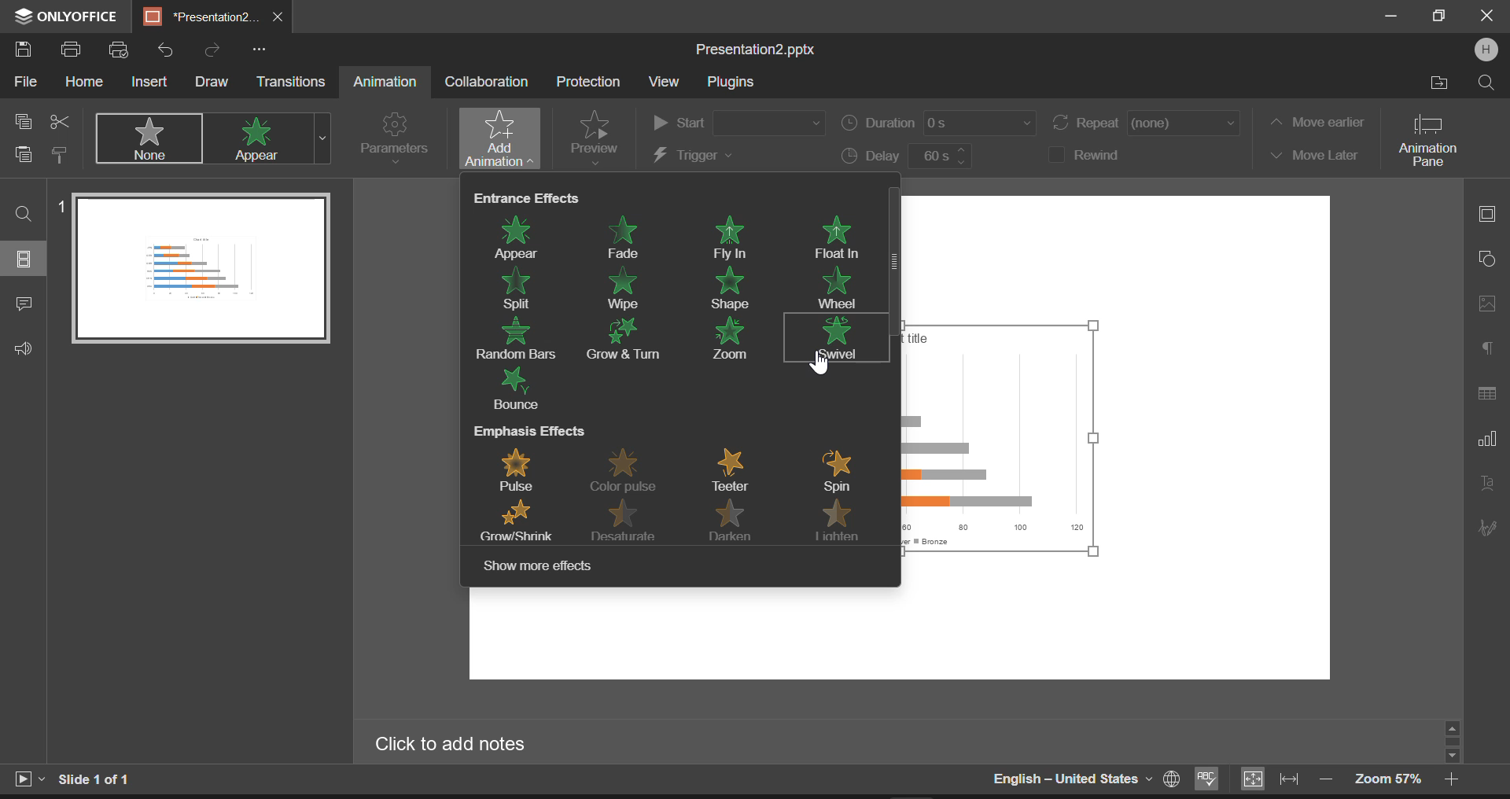 The height and width of the screenshot is (799, 1510). Describe the element at coordinates (893, 377) in the screenshot. I see `Scroll bar` at that location.